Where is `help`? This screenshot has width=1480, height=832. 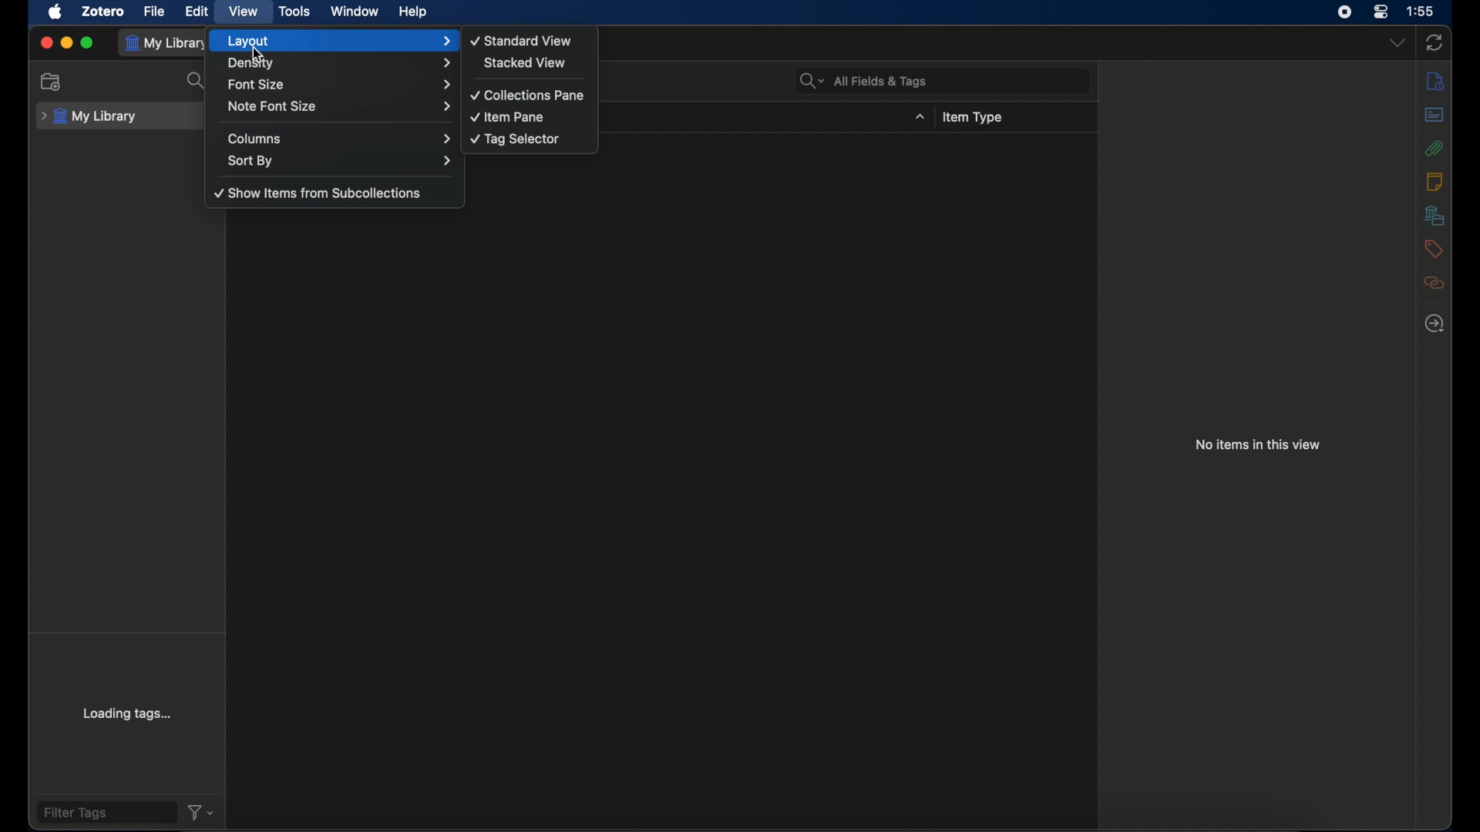 help is located at coordinates (413, 12).